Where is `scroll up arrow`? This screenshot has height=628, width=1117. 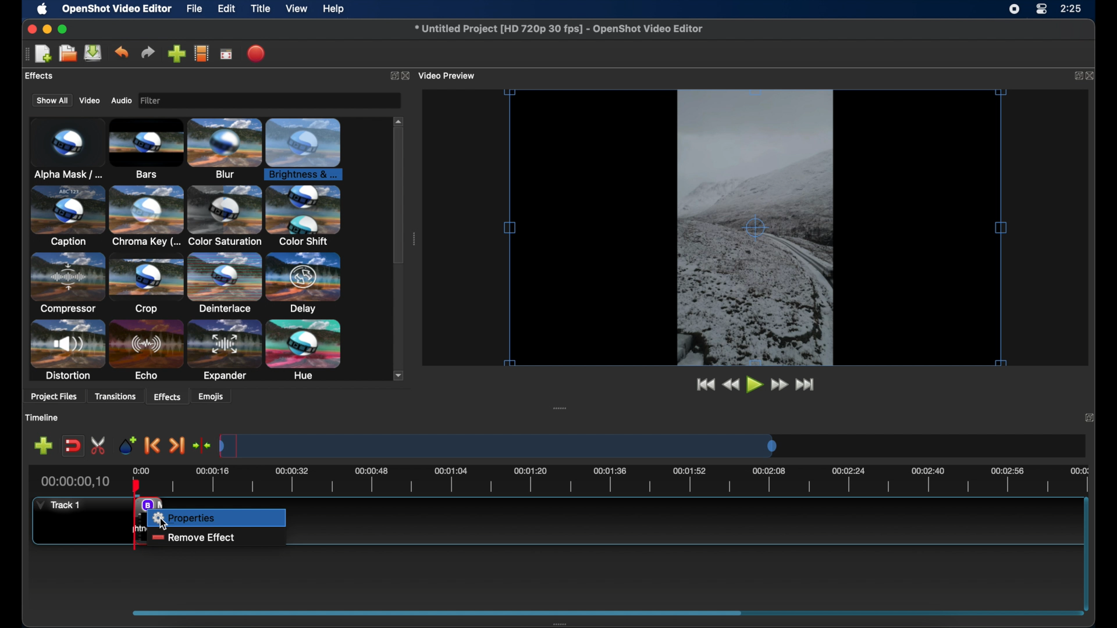
scroll up arrow is located at coordinates (399, 120).